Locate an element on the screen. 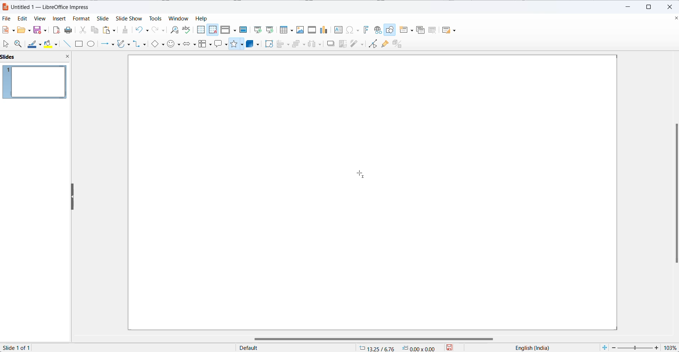 The image size is (679, 352). tools is located at coordinates (154, 18).